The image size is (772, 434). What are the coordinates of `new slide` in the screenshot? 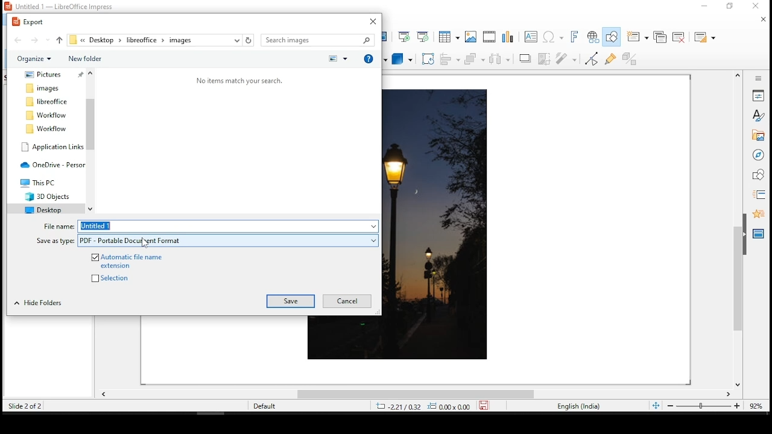 It's located at (639, 36).